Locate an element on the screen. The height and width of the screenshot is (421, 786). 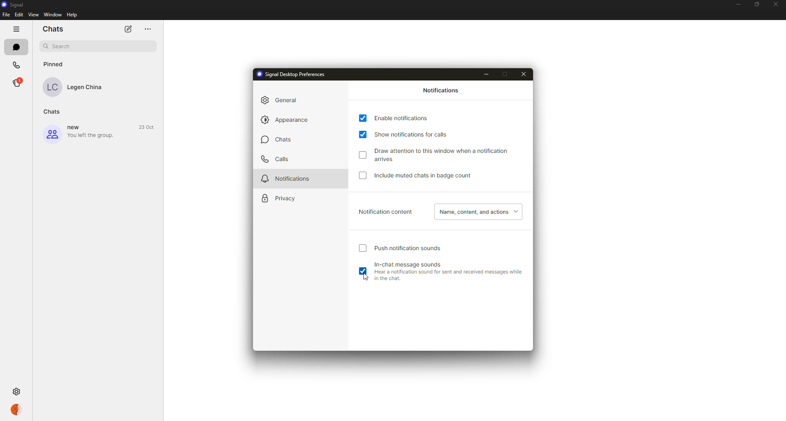
Legen China is located at coordinates (85, 87).